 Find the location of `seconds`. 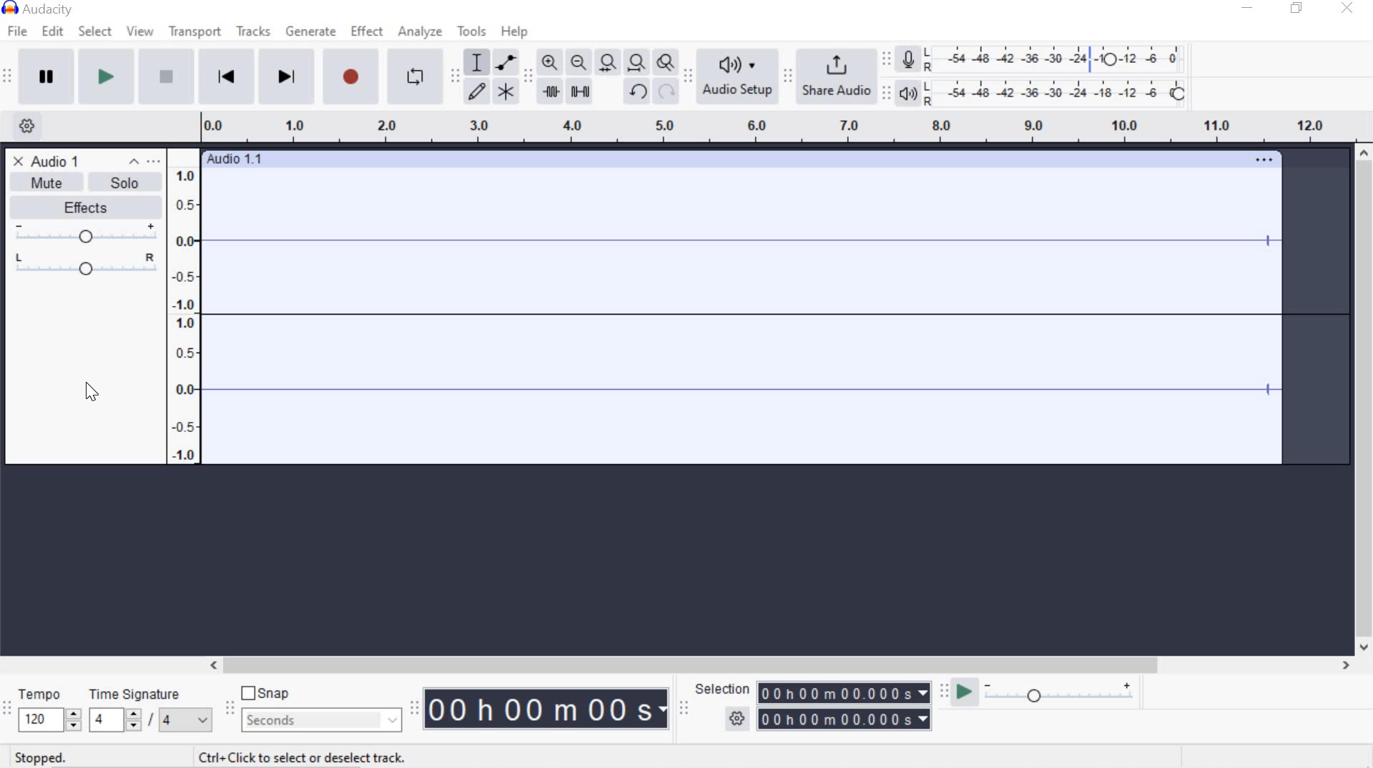

seconds is located at coordinates (319, 719).